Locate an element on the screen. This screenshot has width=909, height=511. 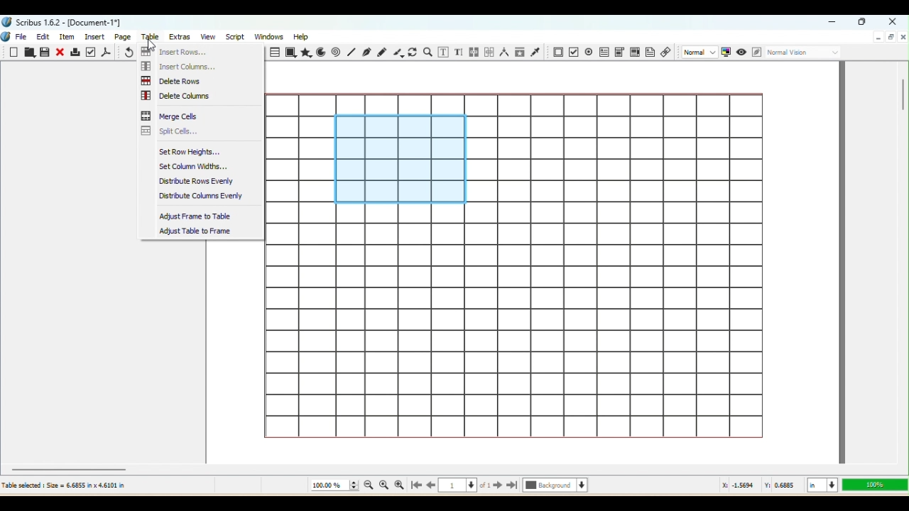
Arc is located at coordinates (322, 52).